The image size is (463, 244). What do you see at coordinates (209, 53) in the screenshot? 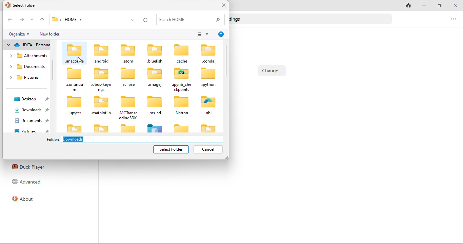
I see `.conda` at bounding box center [209, 53].